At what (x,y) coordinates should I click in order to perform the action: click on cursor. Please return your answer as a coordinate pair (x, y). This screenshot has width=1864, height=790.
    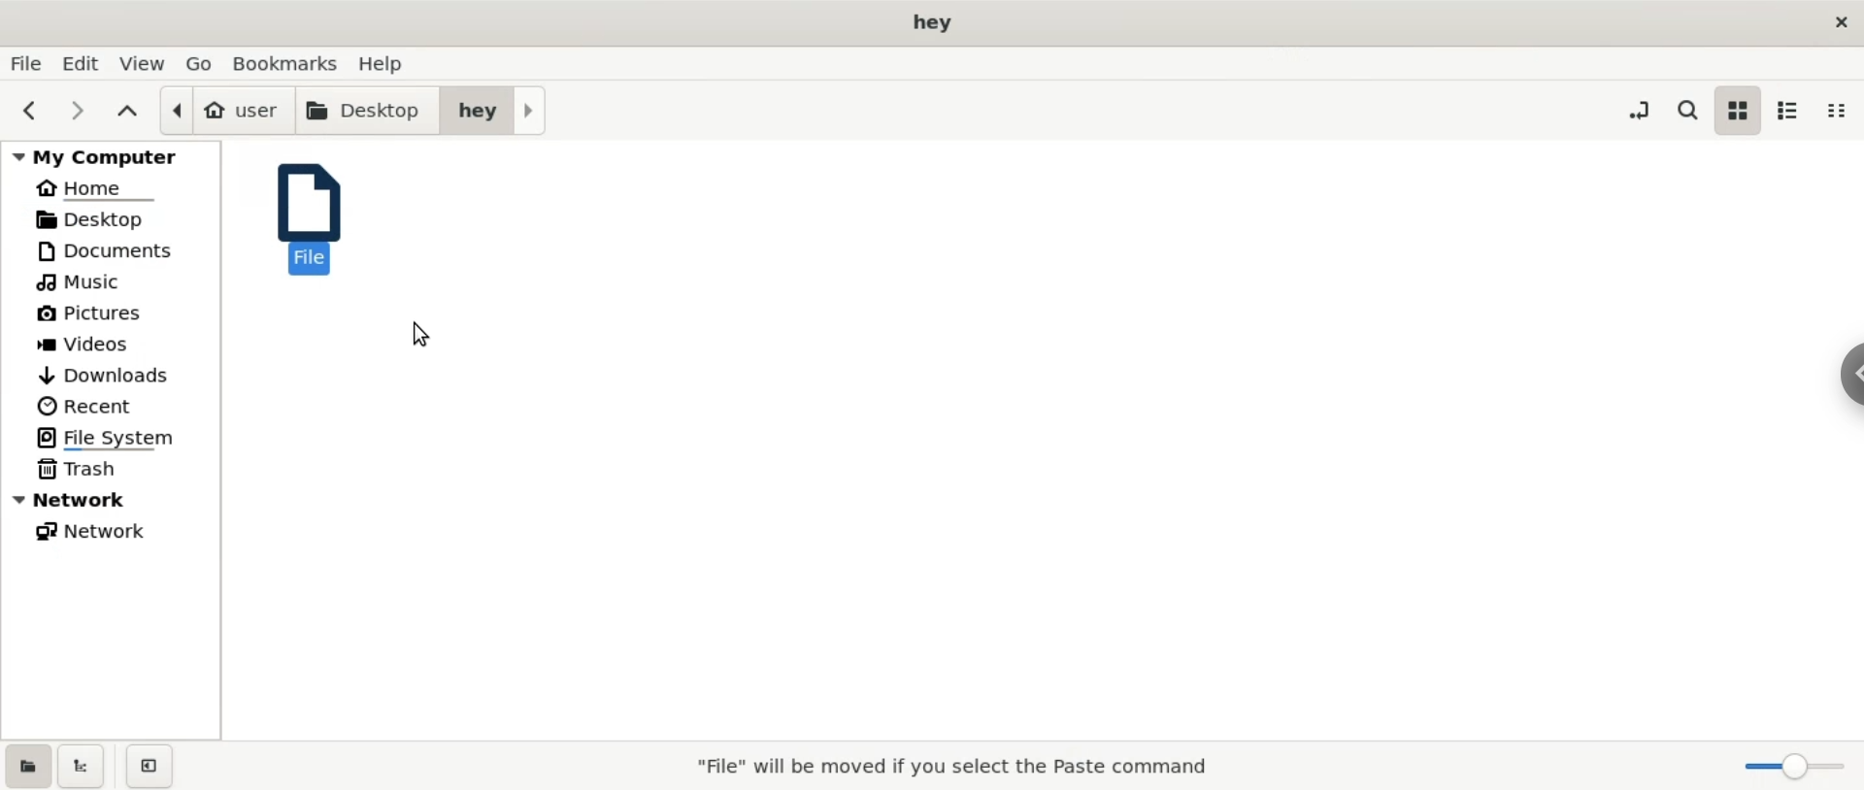
    Looking at the image, I should click on (419, 335).